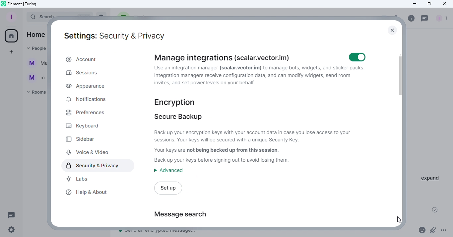 This screenshot has height=237, width=453. Describe the element at coordinates (35, 64) in the screenshot. I see `Martina Tornello` at that location.